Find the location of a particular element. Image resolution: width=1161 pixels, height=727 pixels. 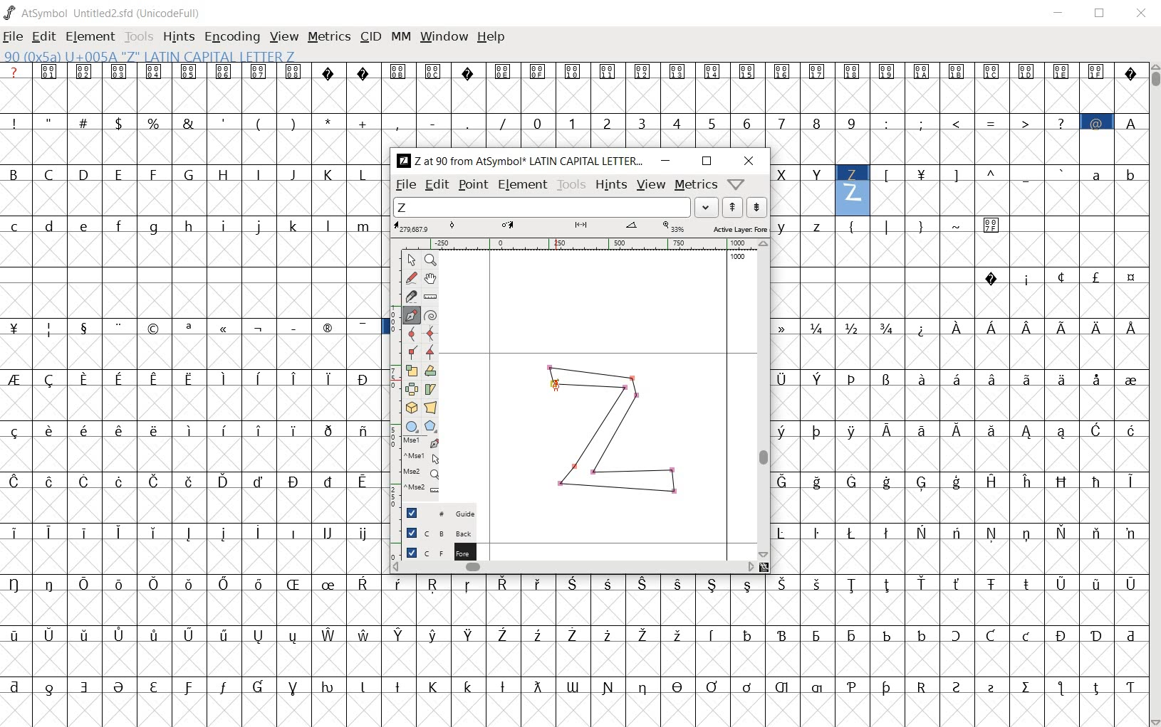

point is located at coordinates (473, 186).